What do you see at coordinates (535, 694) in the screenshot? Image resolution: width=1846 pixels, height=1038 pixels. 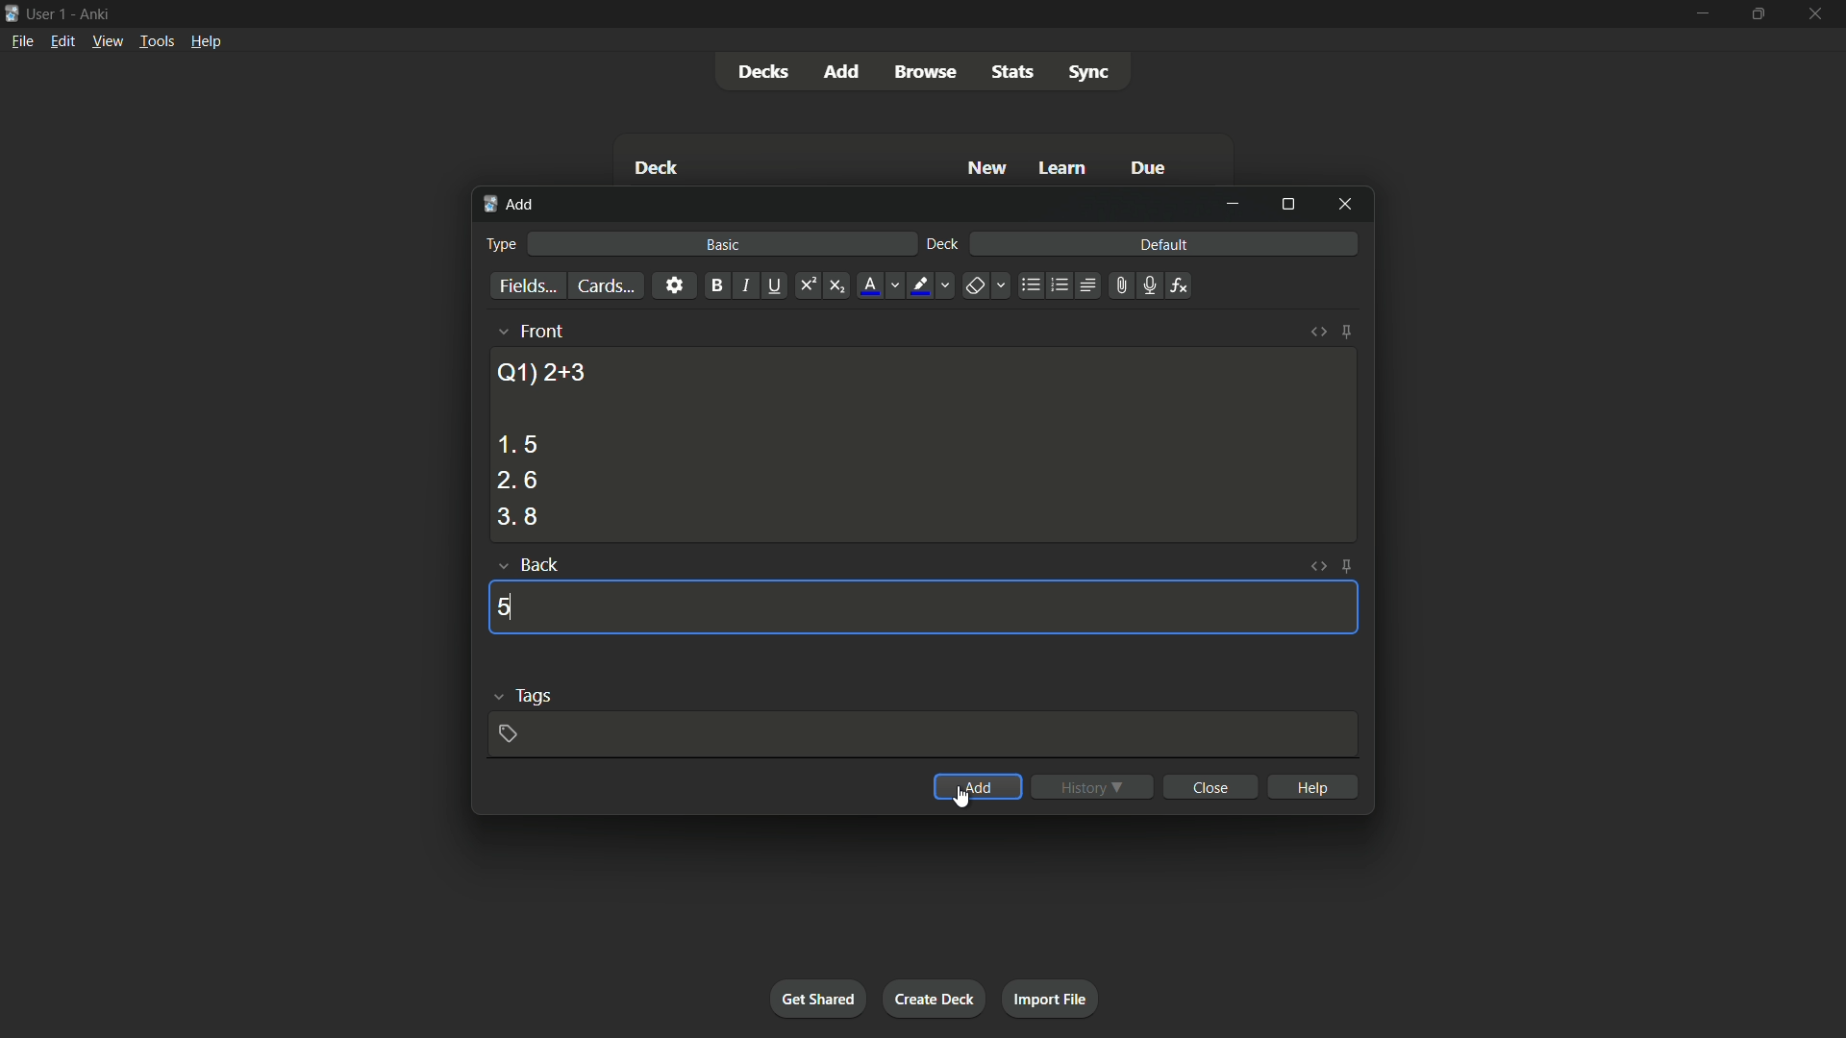 I see `tags` at bounding box center [535, 694].